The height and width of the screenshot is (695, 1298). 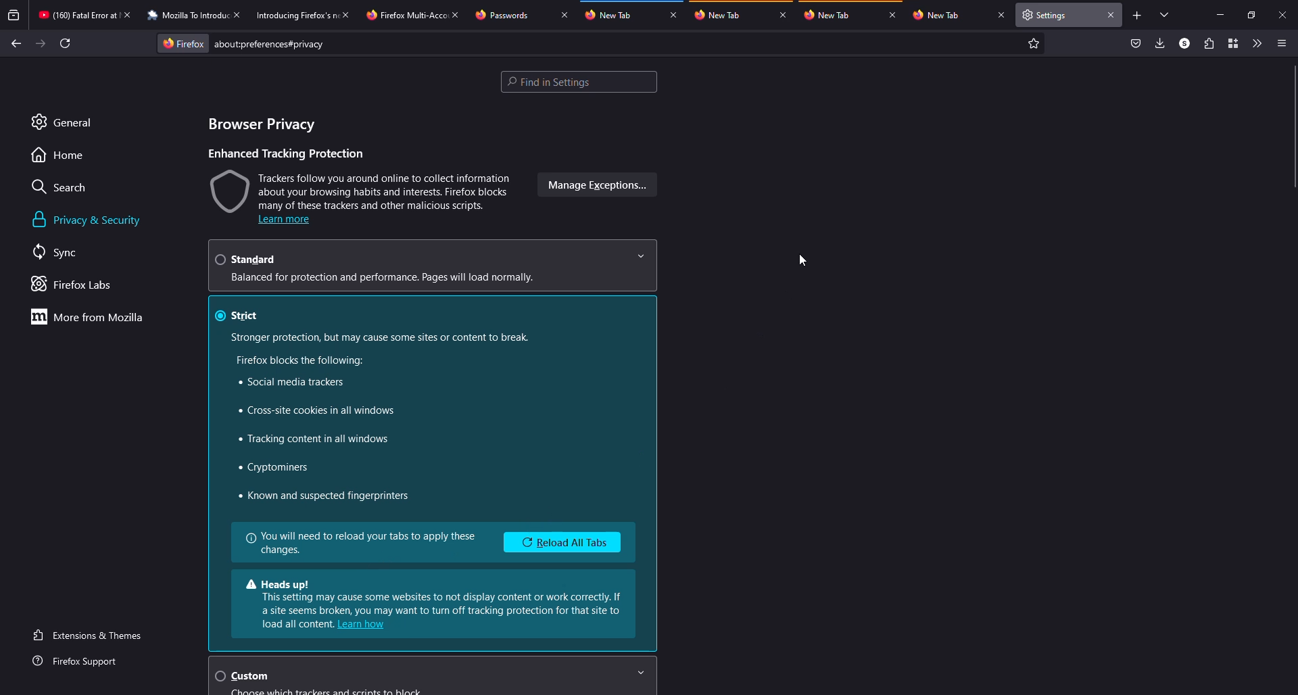 What do you see at coordinates (1289, 126) in the screenshot?
I see `vertical scroll bar` at bounding box center [1289, 126].